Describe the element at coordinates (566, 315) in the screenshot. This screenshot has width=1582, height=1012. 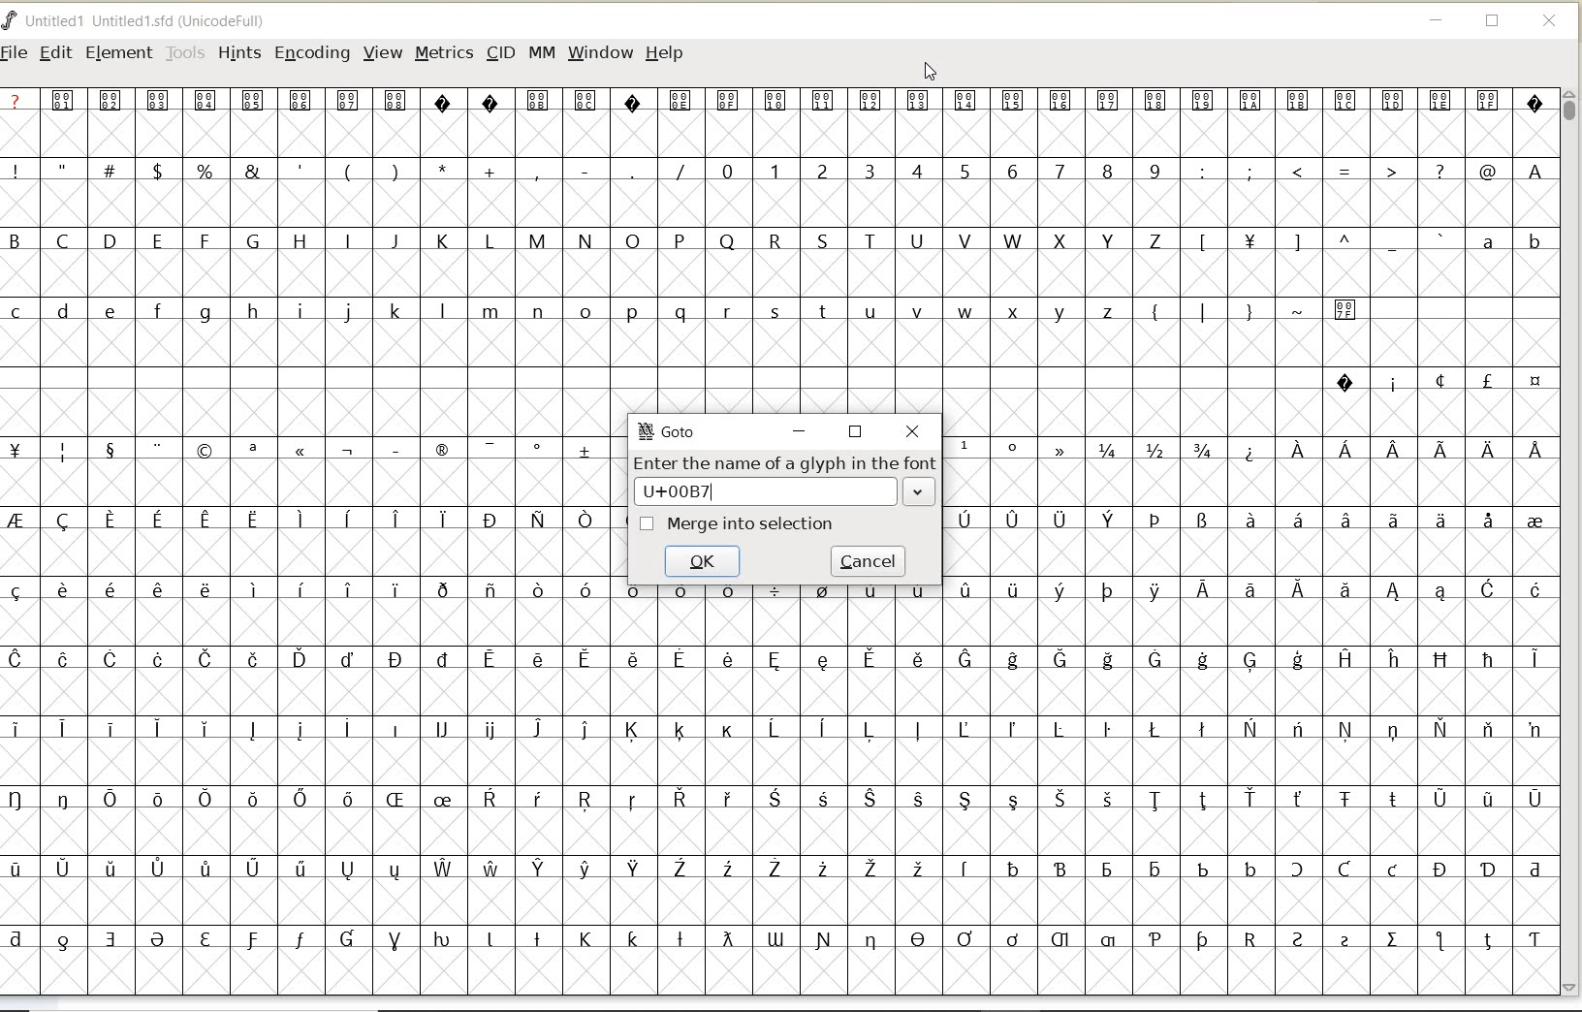
I see `lowercase letters` at that location.